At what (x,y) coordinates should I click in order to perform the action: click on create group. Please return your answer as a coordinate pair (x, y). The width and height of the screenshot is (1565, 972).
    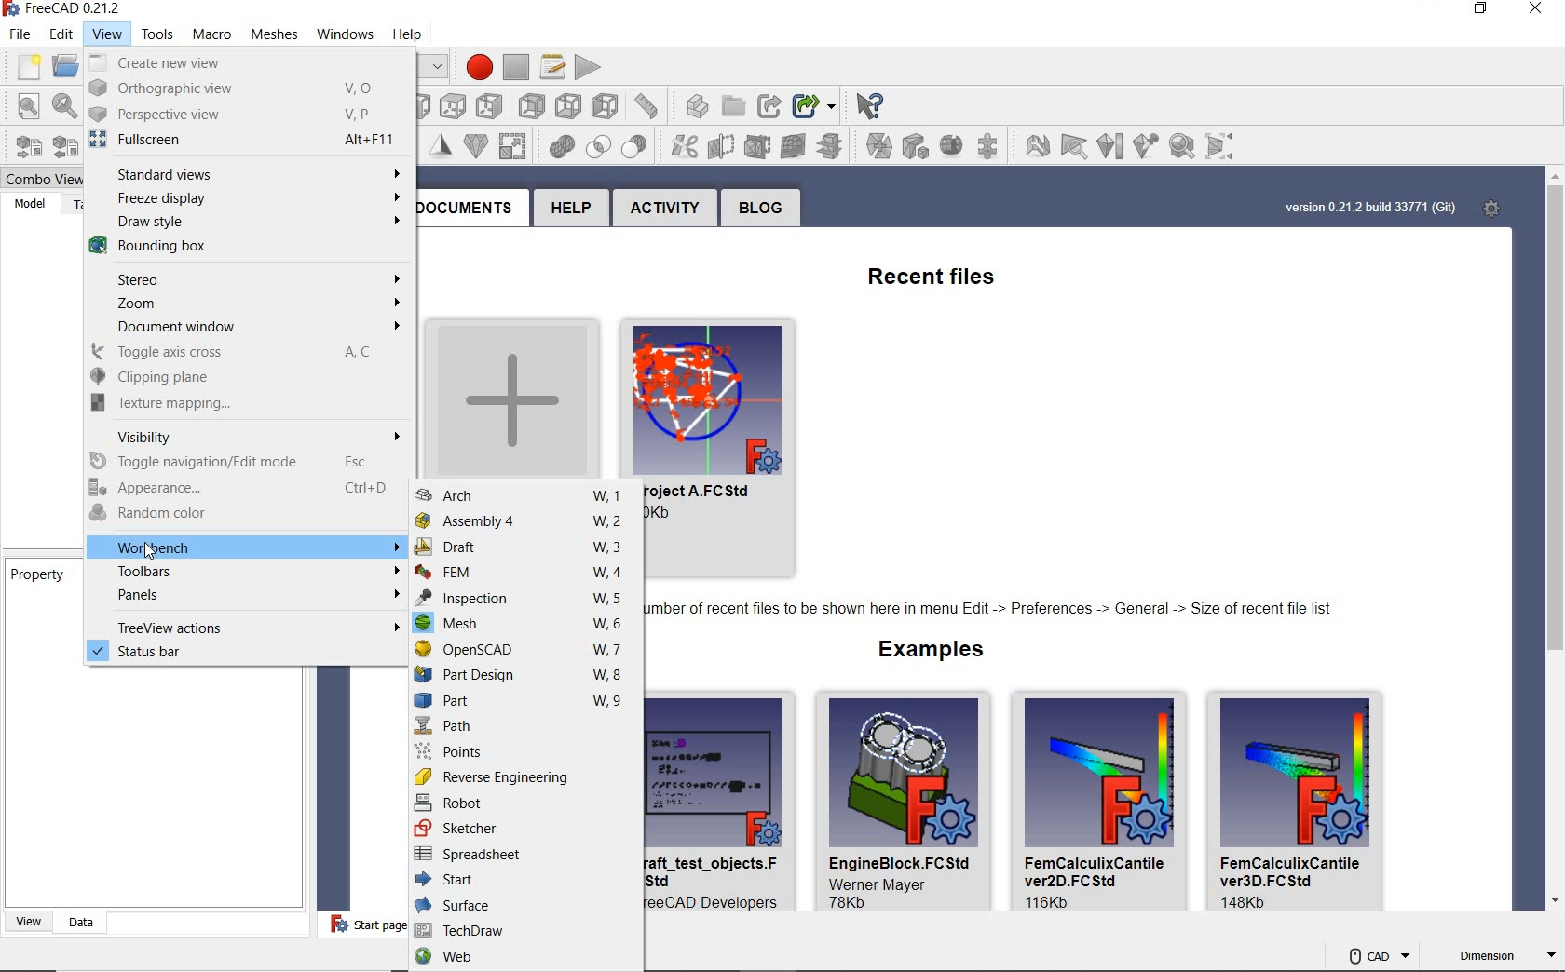
    Looking at the image, I should click on (703, 105).